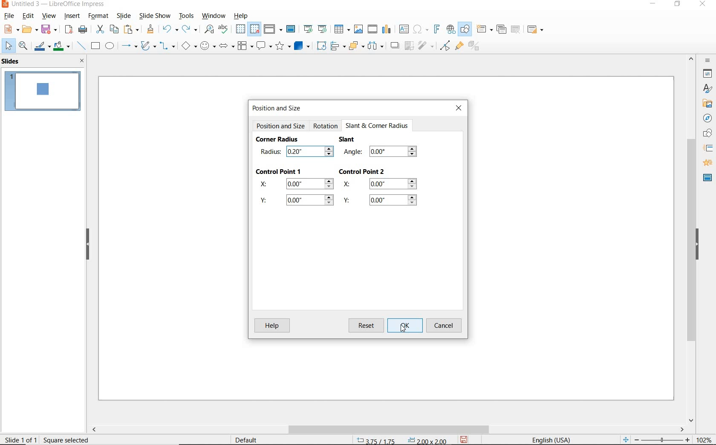 The height and width of the screenshot is (445, 716). What do you see at coordinates (421, 29) in the screenshot?
I see `insert special characters` at bounding box center [421, 29].